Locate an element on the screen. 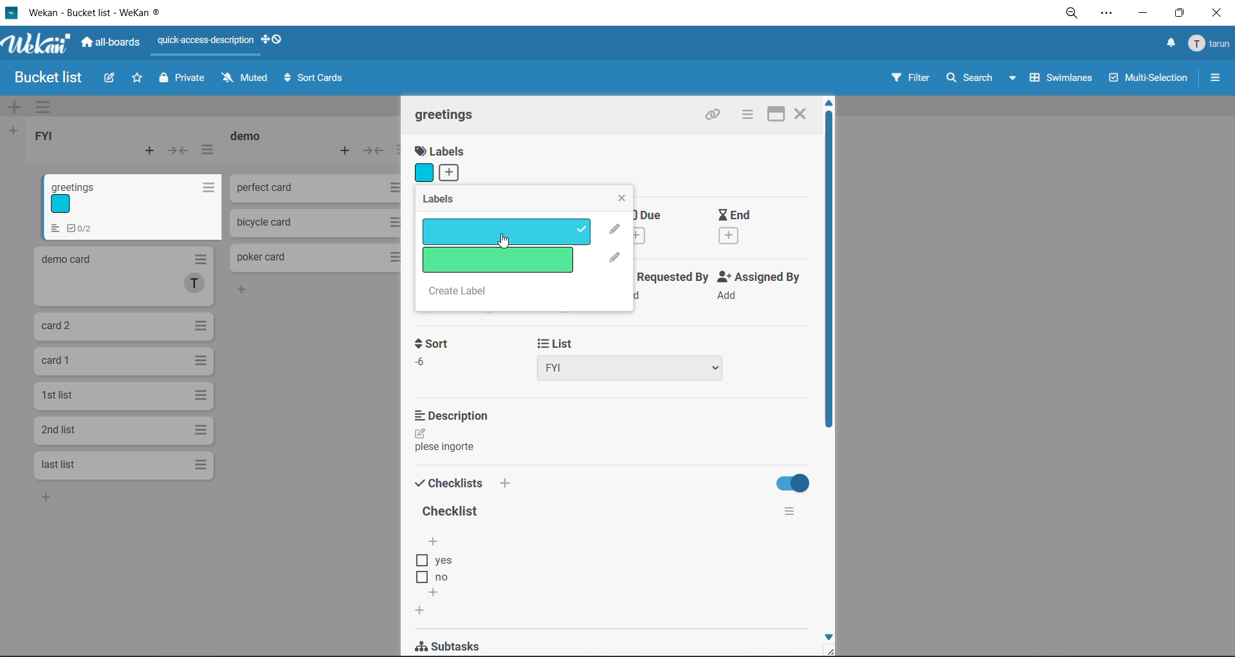 Image resolution: width=1235 pixels, height=657 pixels. copy link is located at coordinates (713, 116).